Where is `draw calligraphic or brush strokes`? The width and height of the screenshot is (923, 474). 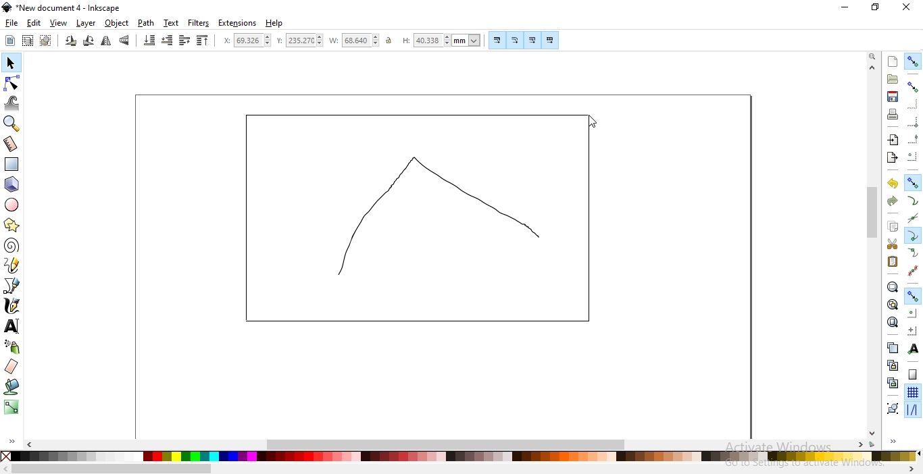
draw calligraphic or brush strokes is located at coordinates (13, 306).